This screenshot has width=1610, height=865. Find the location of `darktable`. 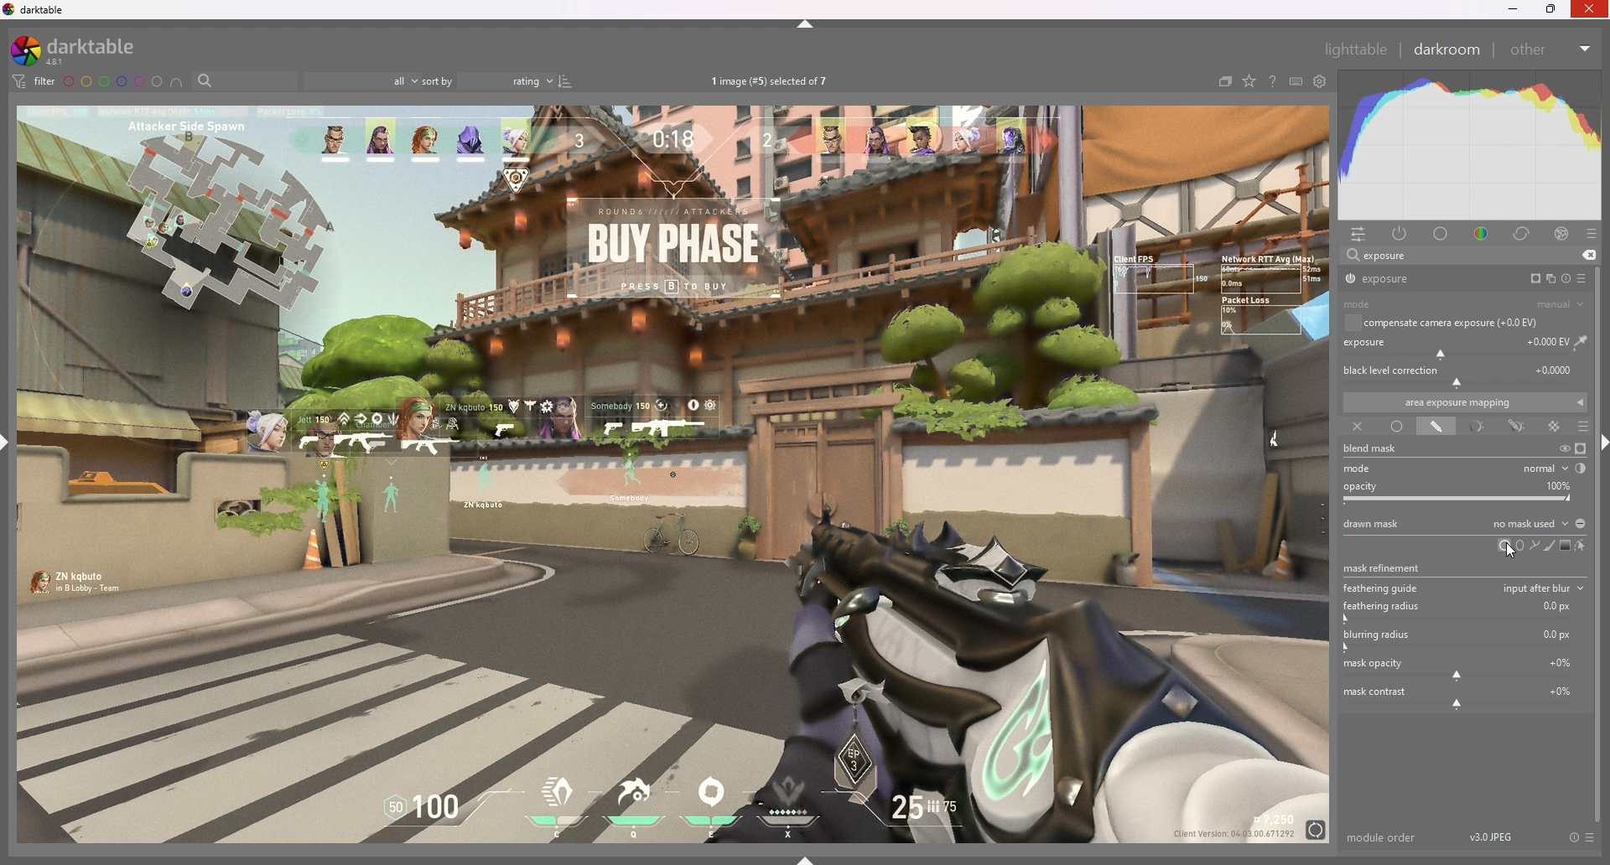

darktable is located at coordinates (37, 10).